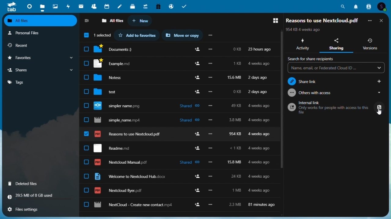 Image resolution: width=391 pixels, height=219 pixels. I want to click on 1kb, so click(238, 63).